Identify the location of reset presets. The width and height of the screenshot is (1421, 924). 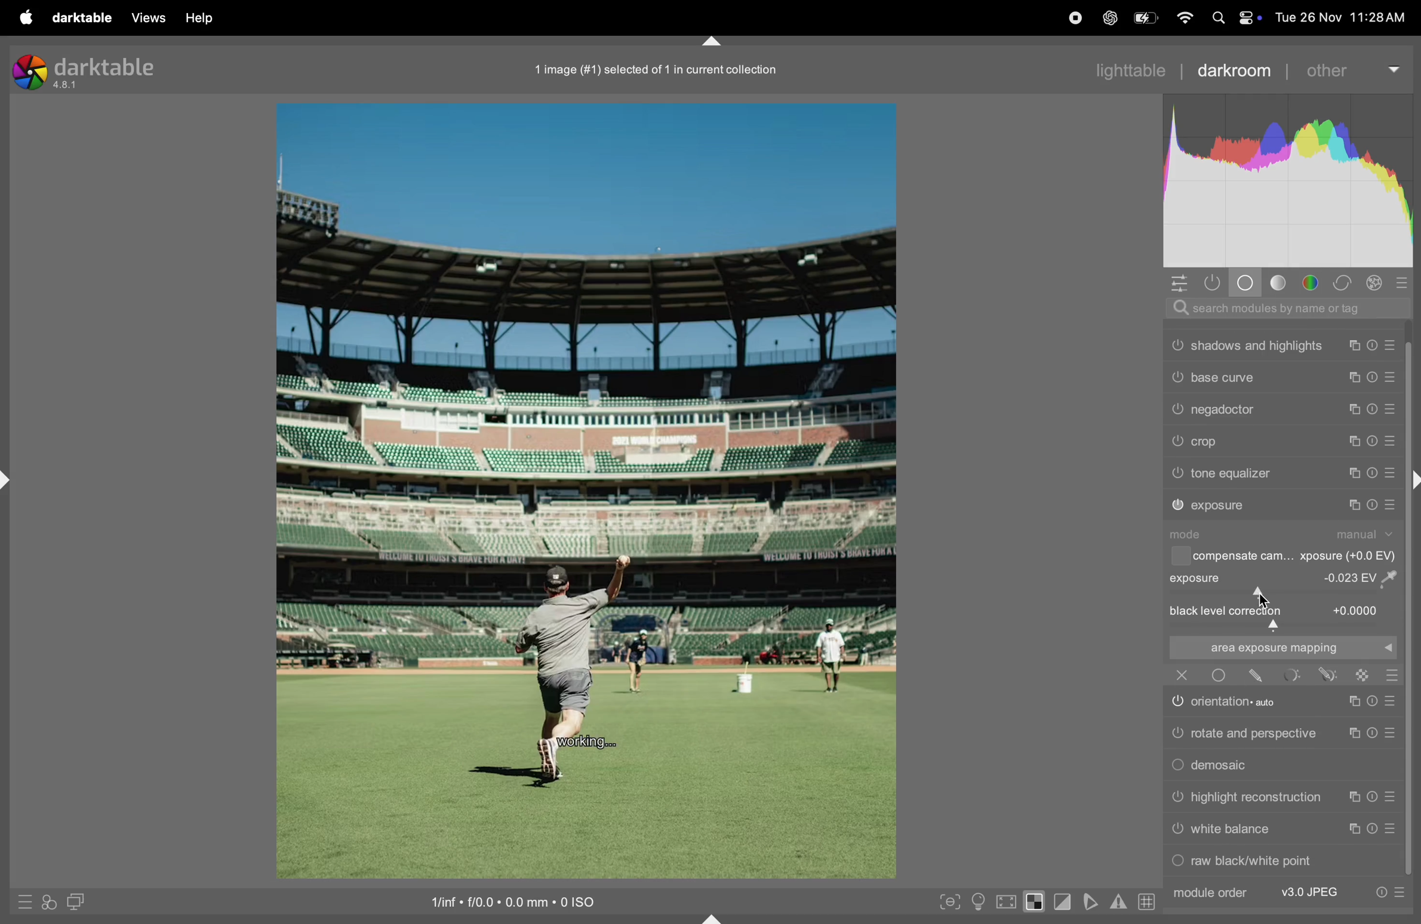
(1373, 379).